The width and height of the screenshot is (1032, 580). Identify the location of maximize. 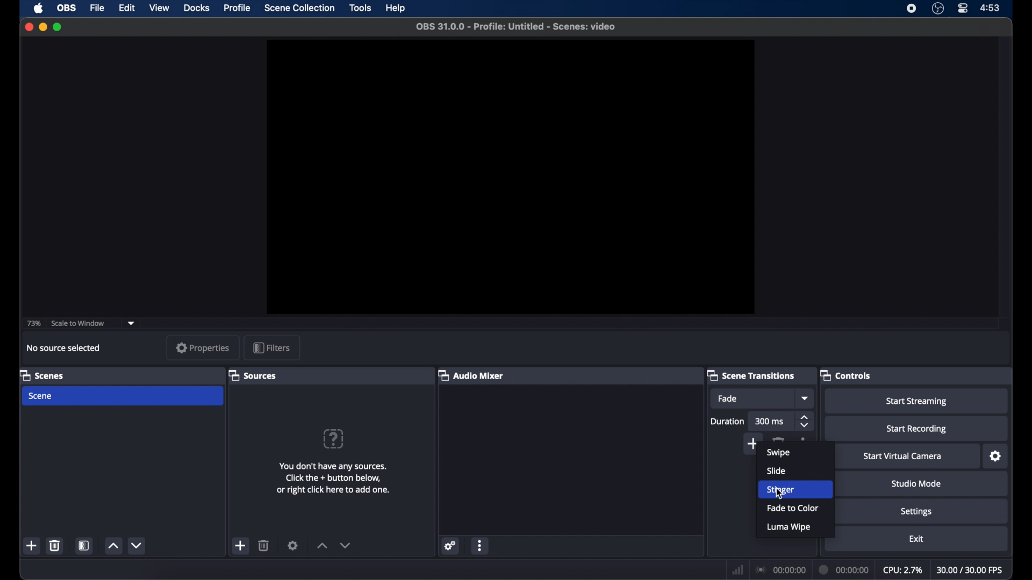
(58, 26).